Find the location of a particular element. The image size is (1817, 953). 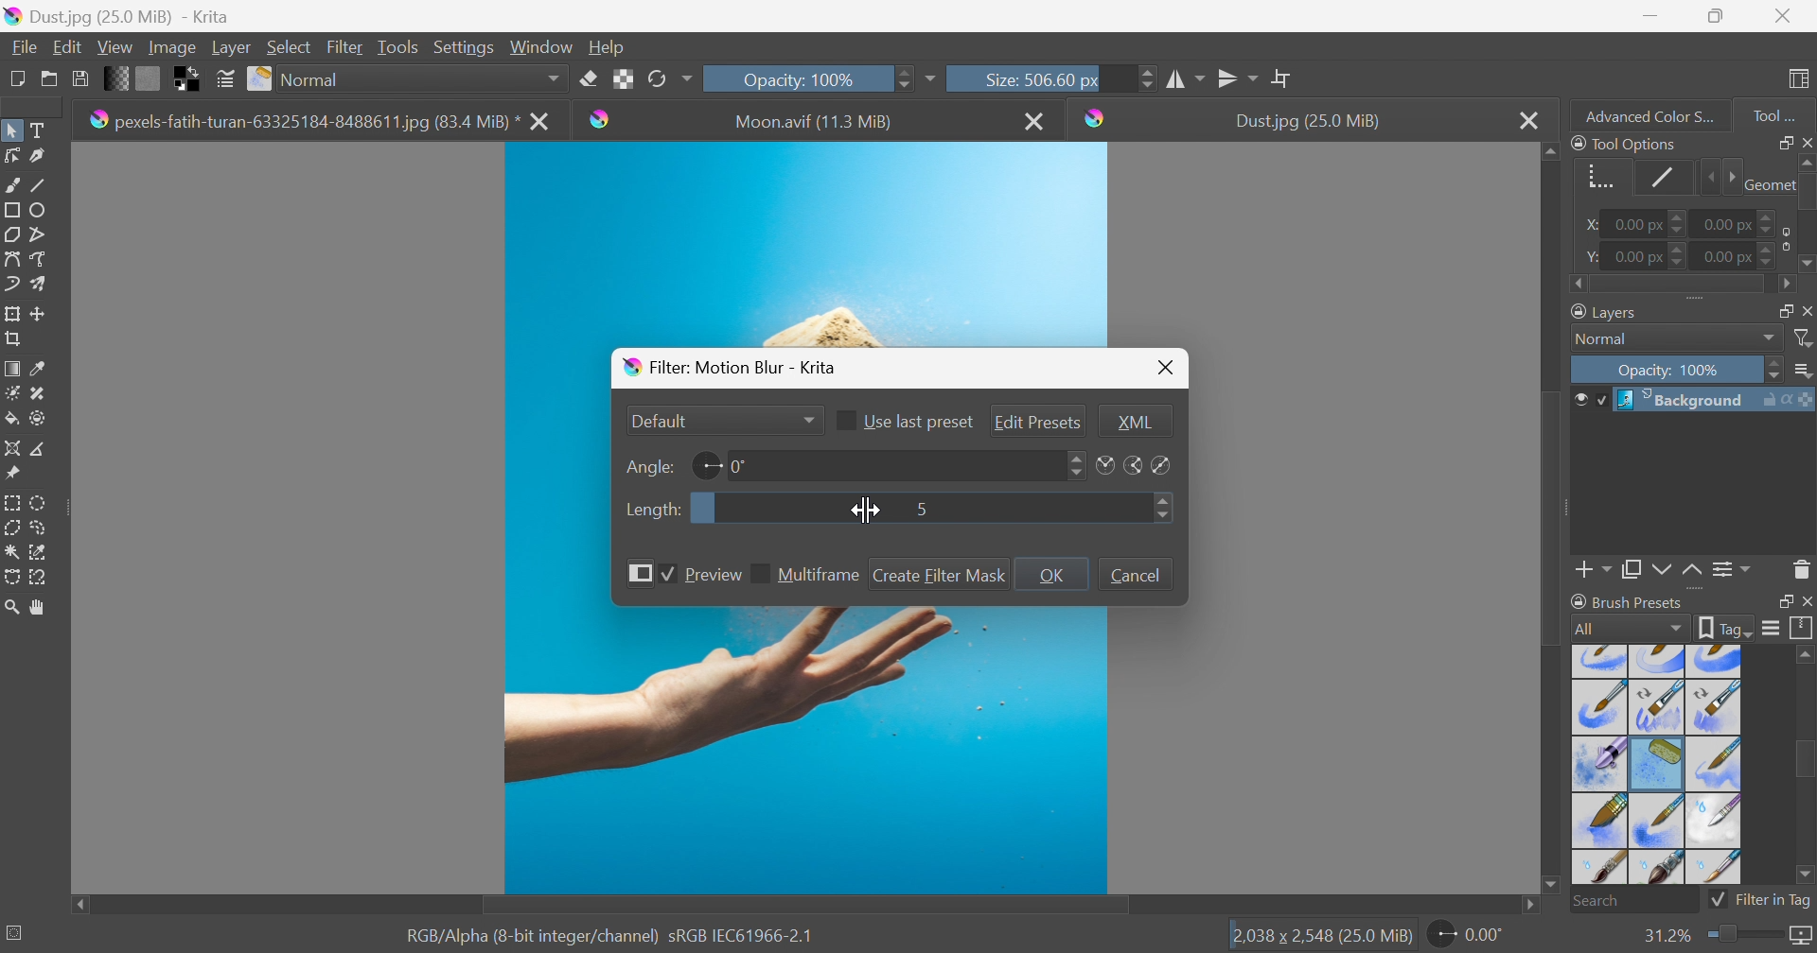

Reload original preset is located at coordinates (669, 77).